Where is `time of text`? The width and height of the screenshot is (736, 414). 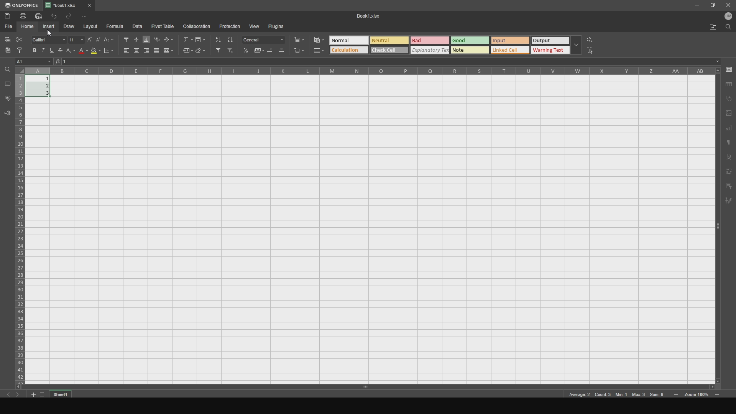 time of text is located at coordinates (455, 44).